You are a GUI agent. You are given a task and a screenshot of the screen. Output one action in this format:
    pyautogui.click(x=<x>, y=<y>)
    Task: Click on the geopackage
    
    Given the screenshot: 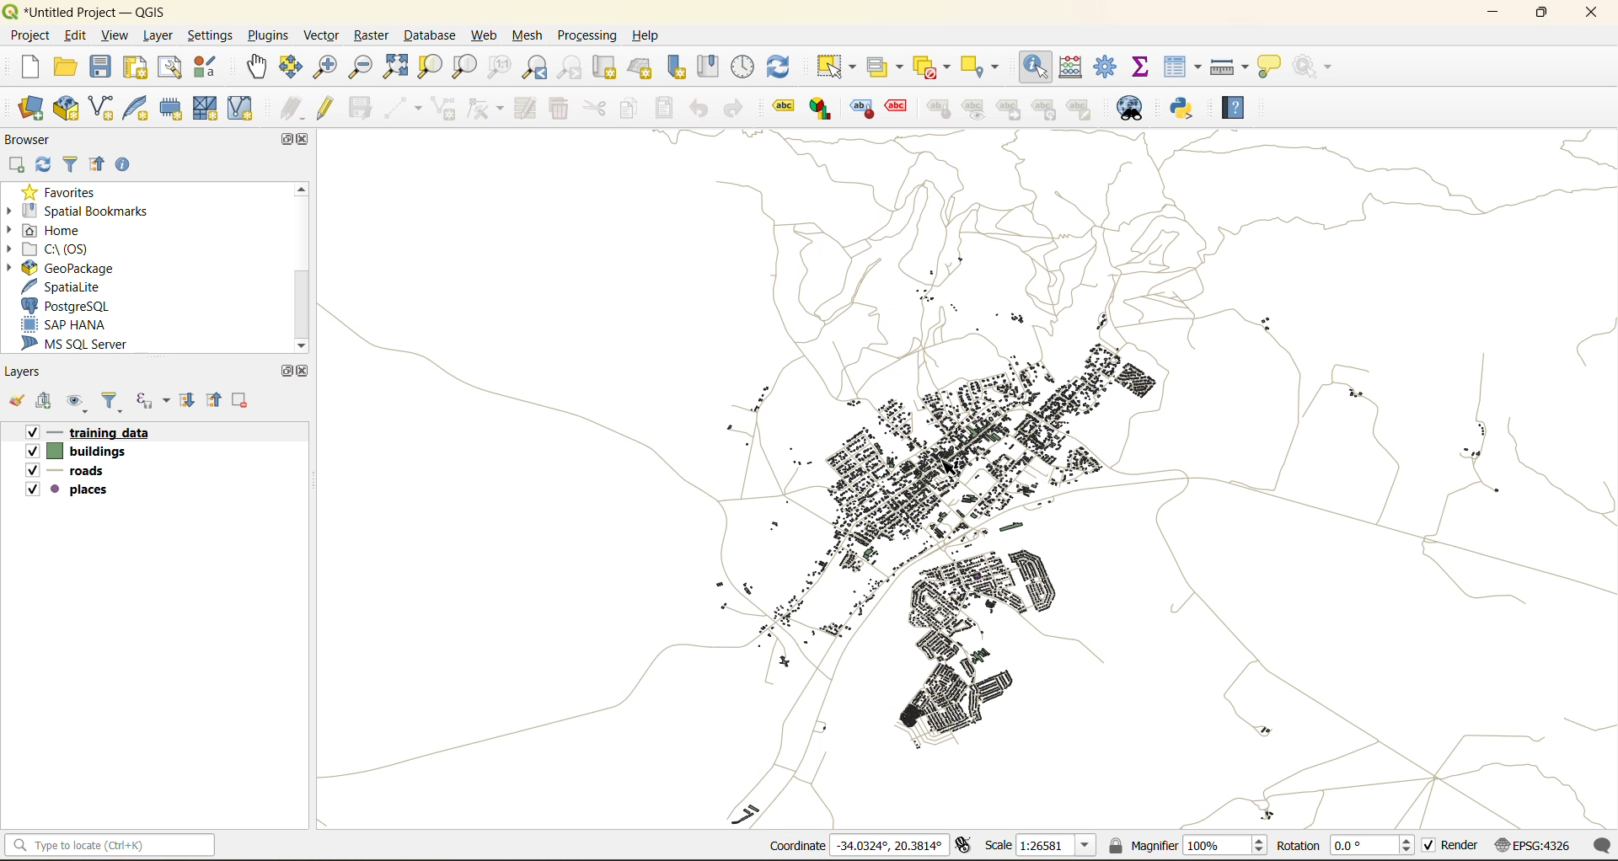 What is the action you would take?
    pyautogui.click(x=59, y=266)
    